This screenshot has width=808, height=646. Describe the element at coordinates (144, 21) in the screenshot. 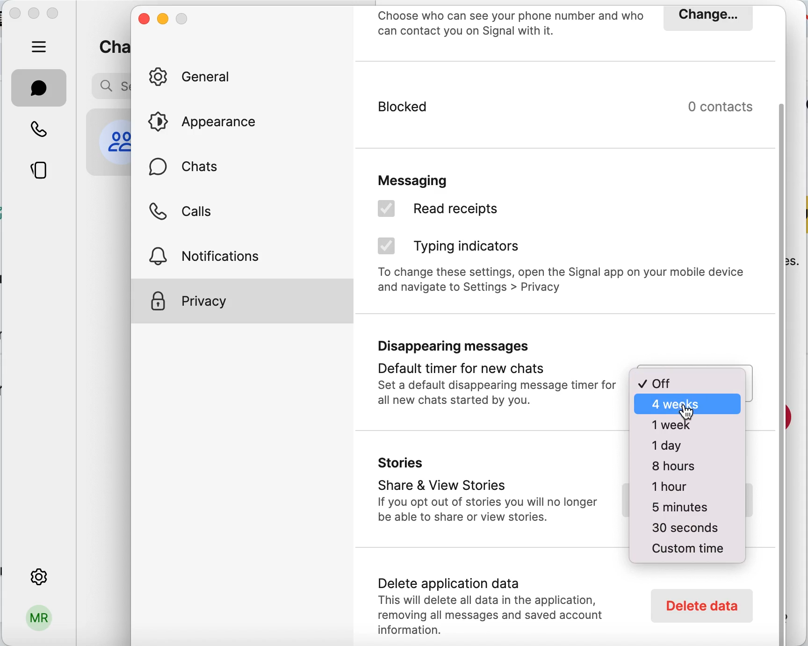

I see `close` at that location.